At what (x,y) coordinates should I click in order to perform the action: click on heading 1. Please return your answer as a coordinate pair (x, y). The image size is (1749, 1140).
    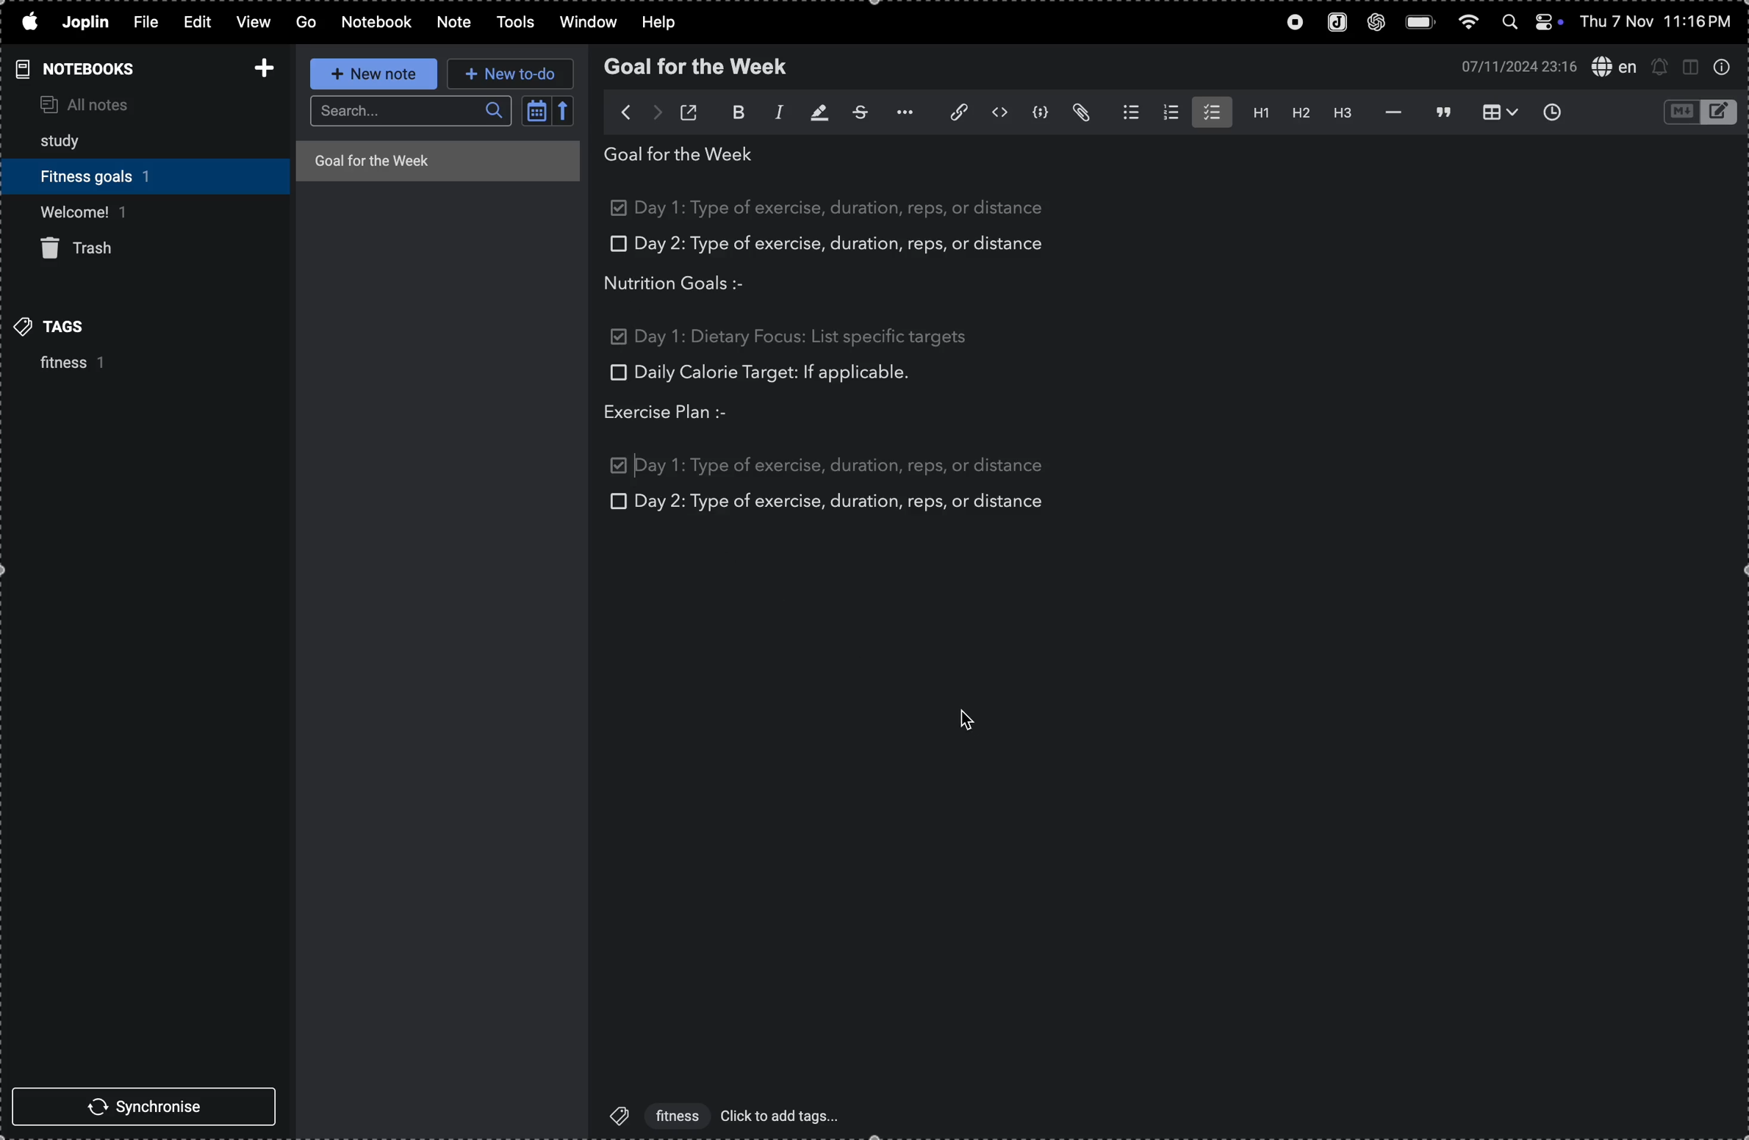
    Looking at the image, I should click on (1255, 113).